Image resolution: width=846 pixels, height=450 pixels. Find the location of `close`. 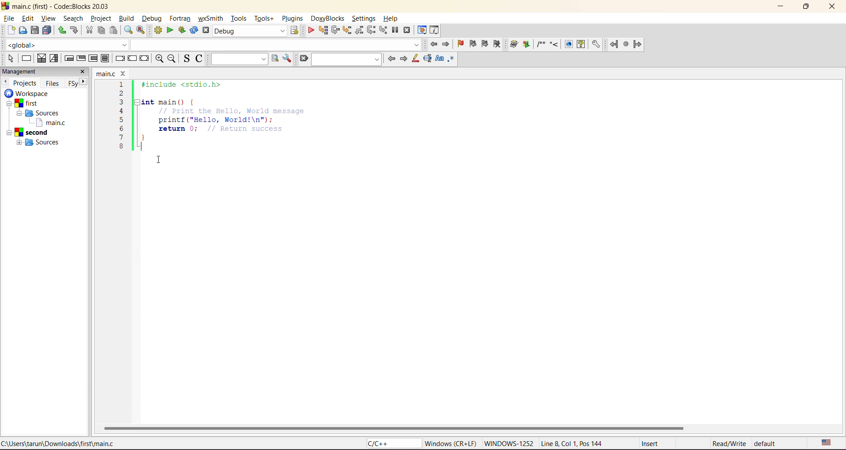

close is located at coordinates (831, 7).